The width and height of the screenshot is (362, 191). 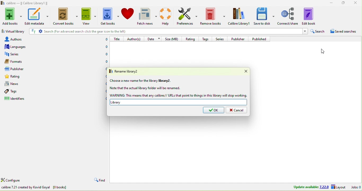 I want to click on help, so click(x=167, y=16).